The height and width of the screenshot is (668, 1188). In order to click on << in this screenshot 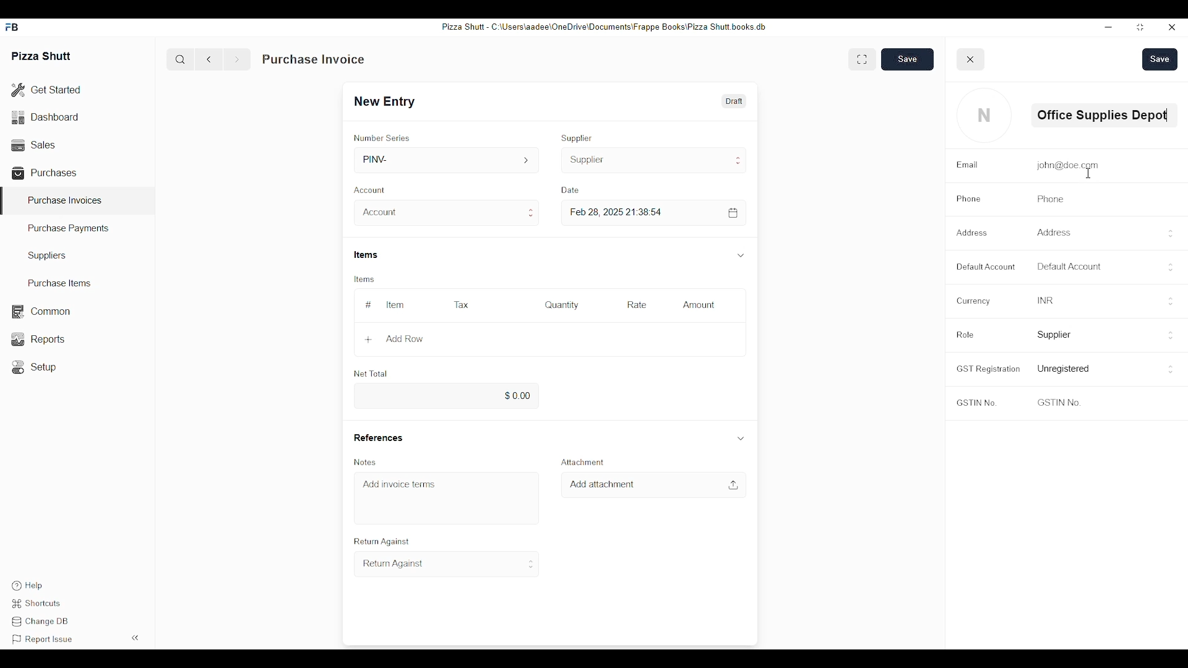, I will do `click(136, 637)`.